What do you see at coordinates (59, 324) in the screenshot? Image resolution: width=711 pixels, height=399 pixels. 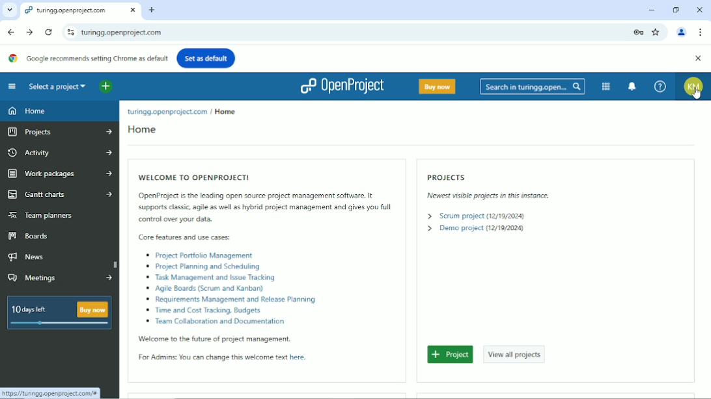 I see `slide bar displaying number of days left` at bounding box center [59, 324].